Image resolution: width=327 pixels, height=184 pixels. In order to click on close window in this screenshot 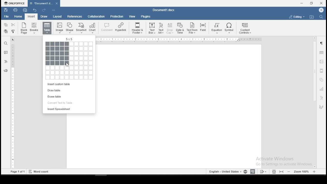, I will do `click(321, 3)`.